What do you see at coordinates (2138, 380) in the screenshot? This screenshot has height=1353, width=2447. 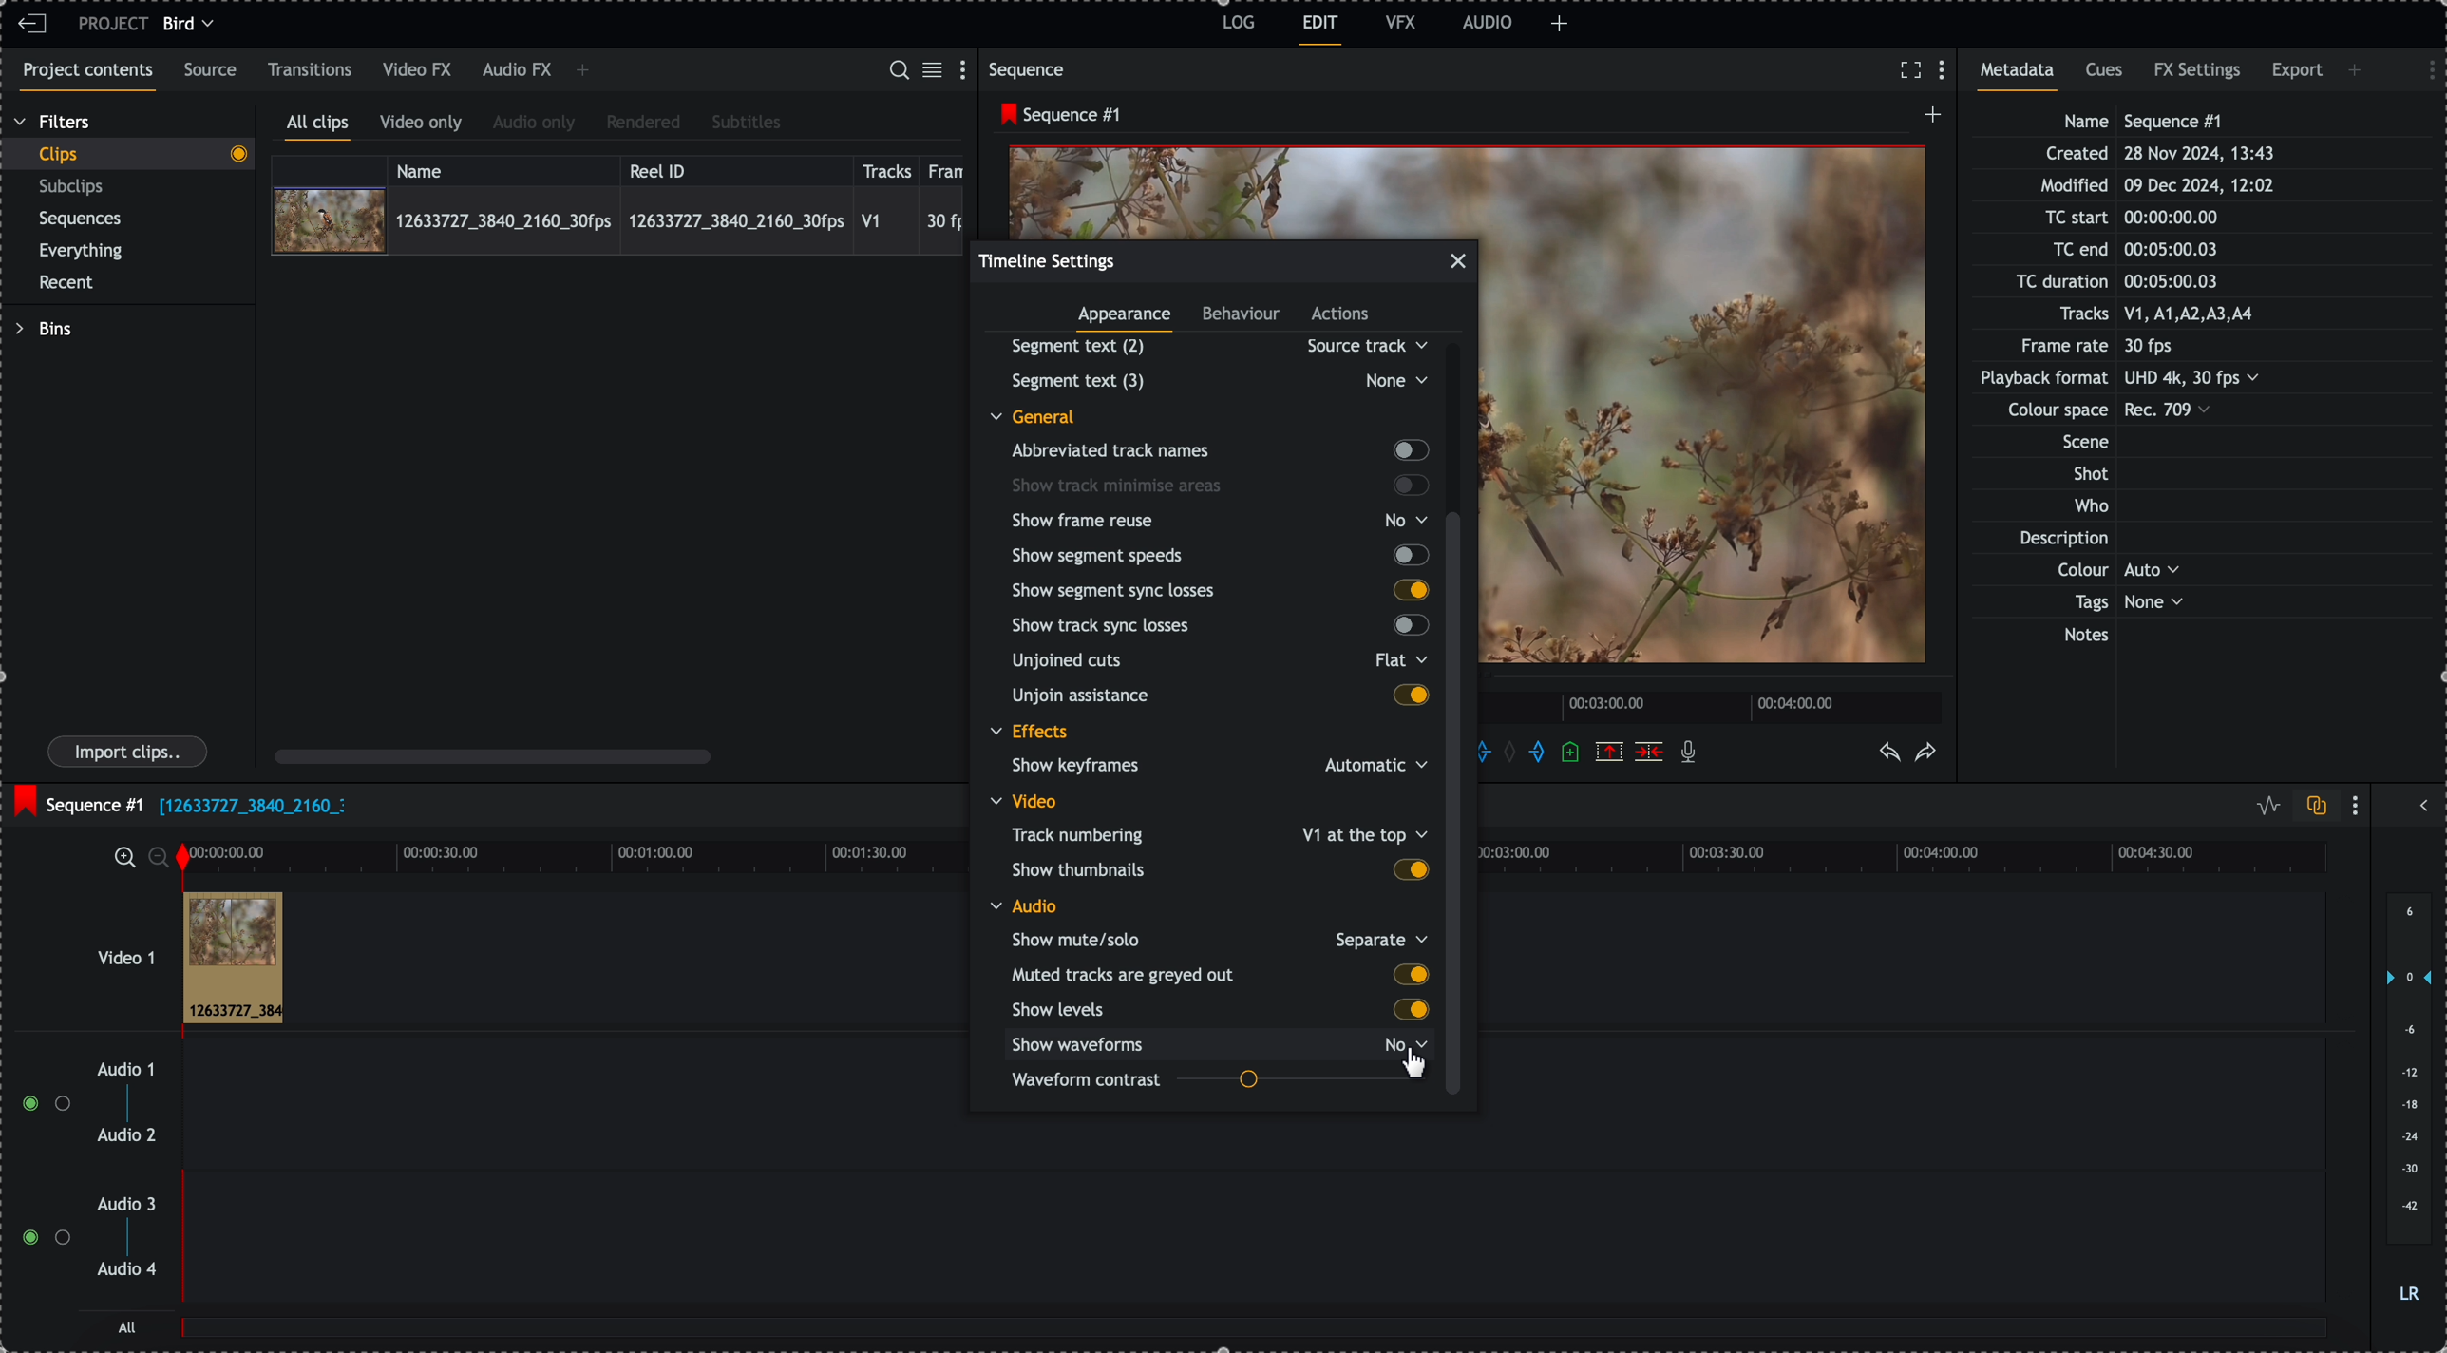 I see `metadata` at bounding box center [2138, 380].